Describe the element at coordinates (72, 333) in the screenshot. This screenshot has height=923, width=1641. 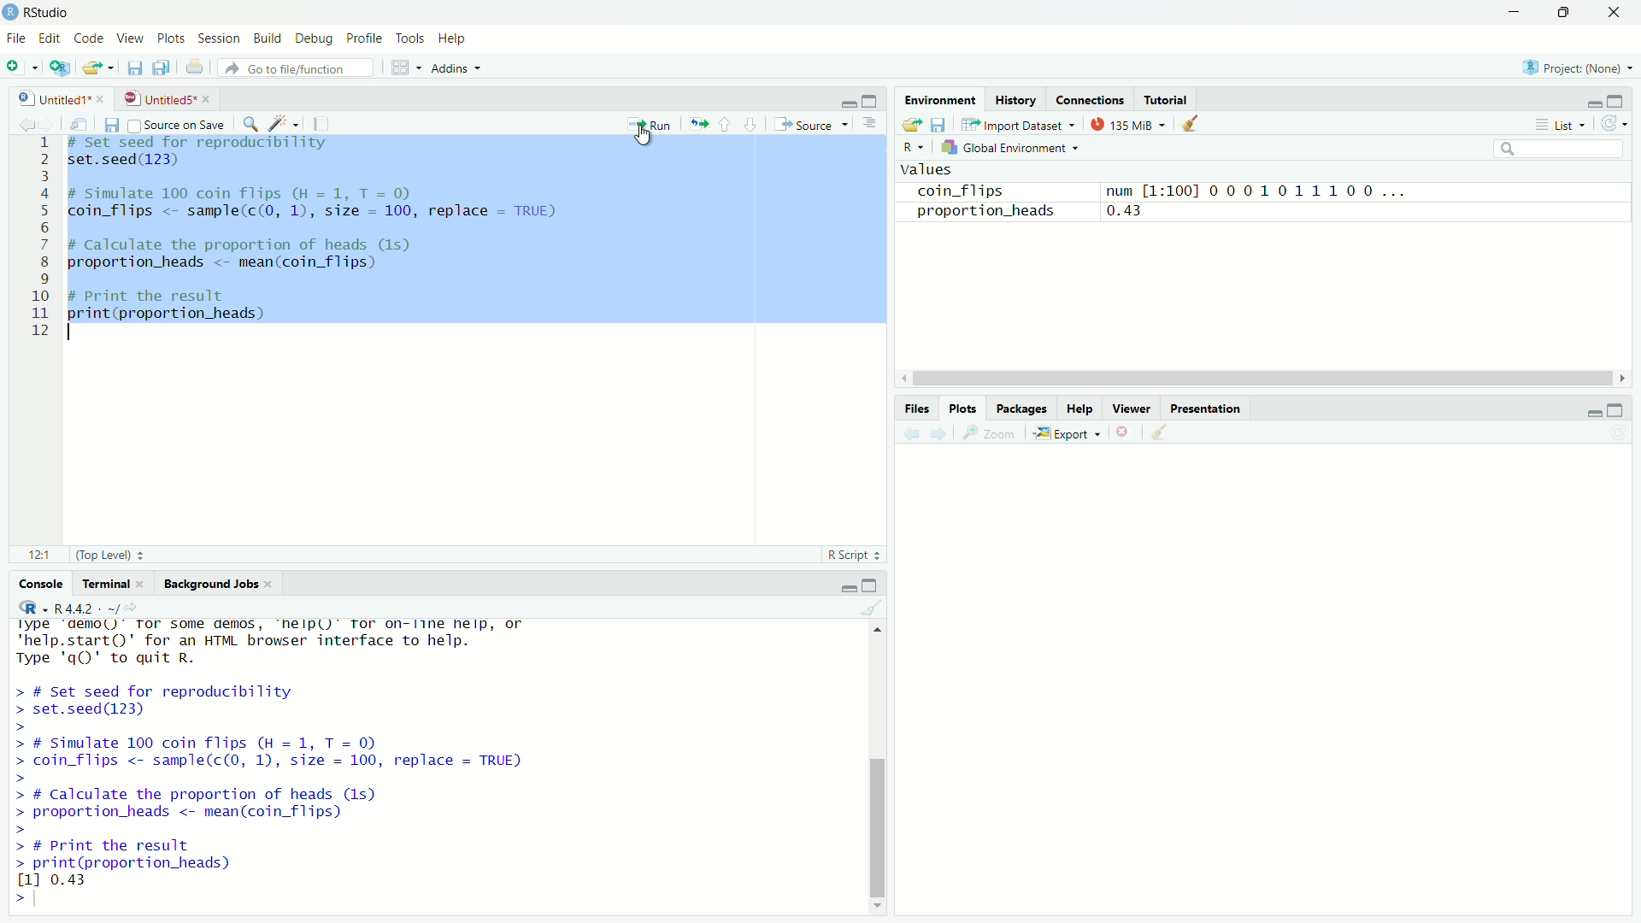
I see `typing cursor` at that location.